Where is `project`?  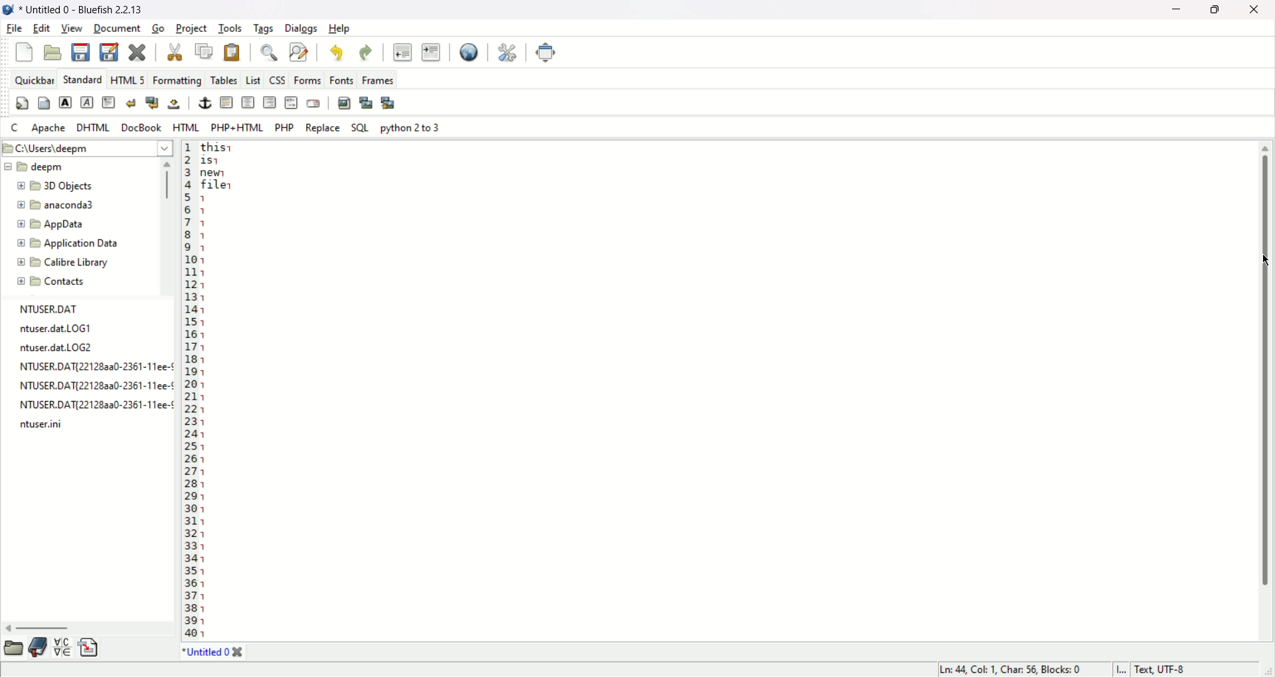
project is located at coordinates (193, 29).